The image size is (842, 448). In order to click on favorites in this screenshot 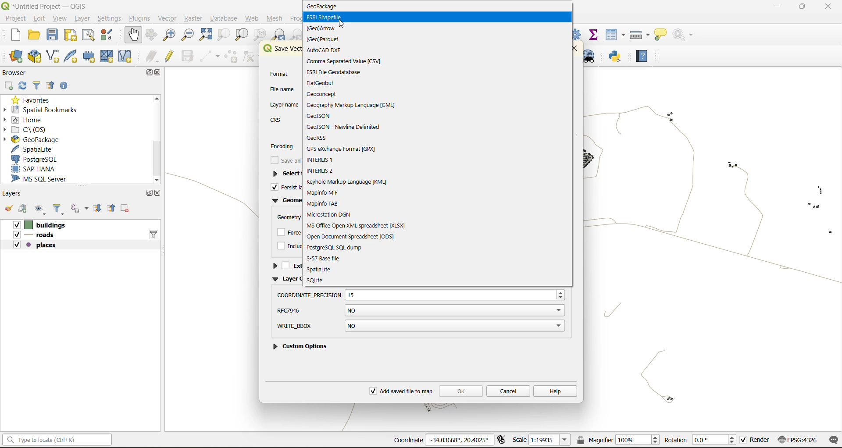, I will do `click(34, 100)`.